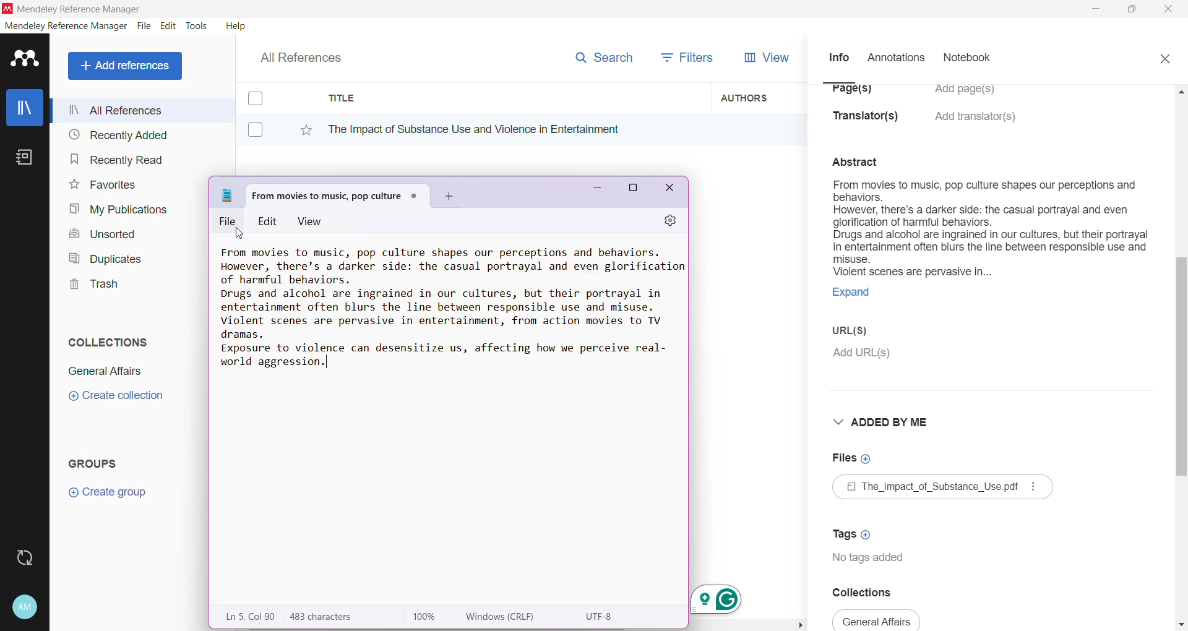 This screenshot has width=1188, height=631. What do you see at coordinates (877, 620) in the screenshot?
I see `collections available` at bounding box center [877, 620].